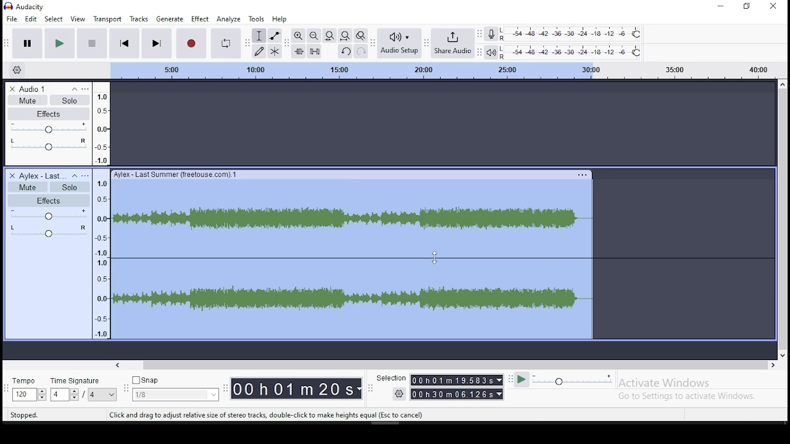  I want to click on delete track, so click(13, 88).